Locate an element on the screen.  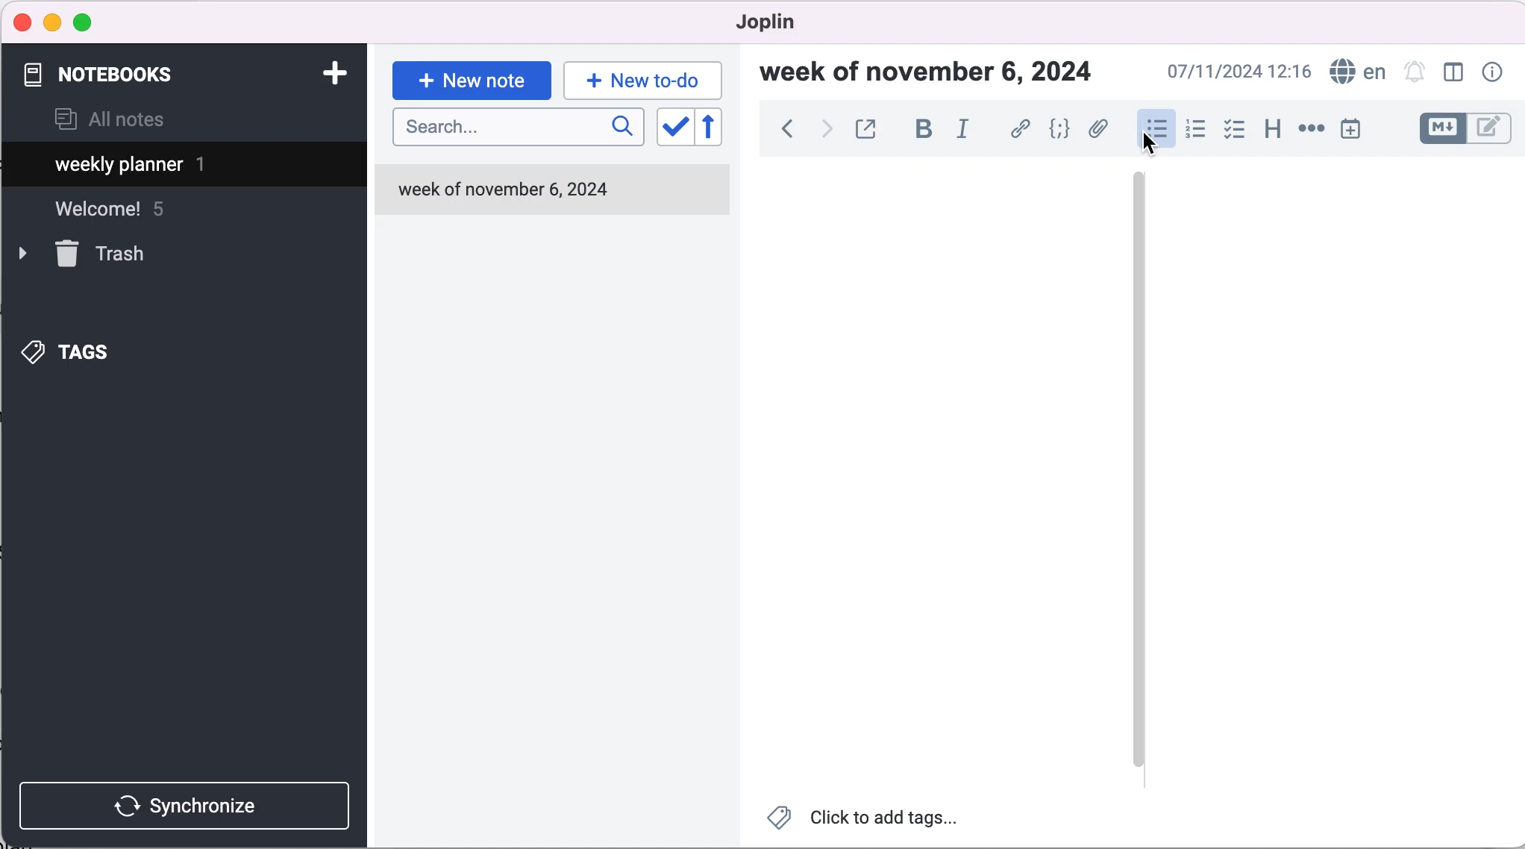
add file is located at coordinates (1098, 131).